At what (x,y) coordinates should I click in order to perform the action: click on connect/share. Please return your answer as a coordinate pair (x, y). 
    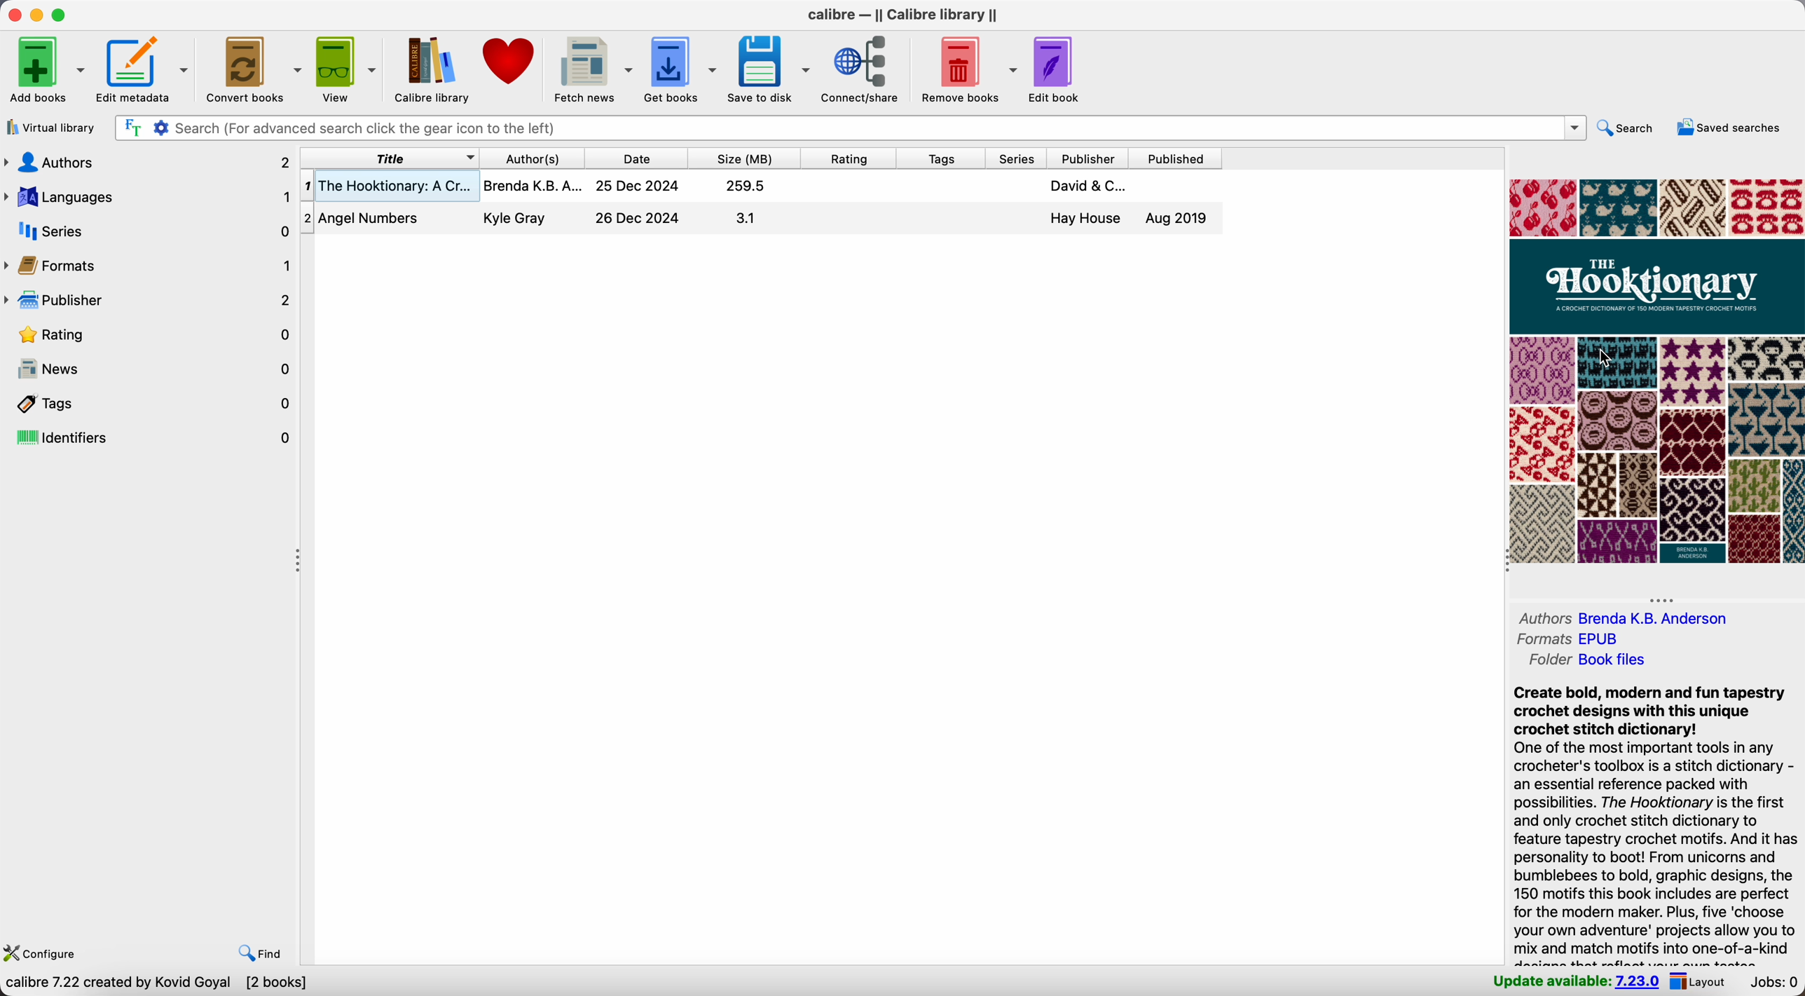
    Looking at the image, I should click on (861, 70).